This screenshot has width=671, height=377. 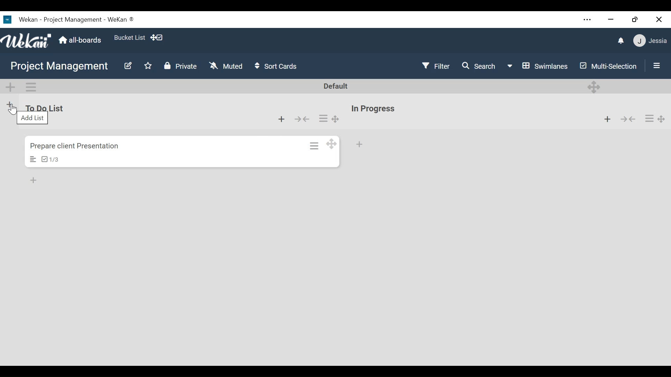 I want to click on Card actions, so click(x=315, y=146).